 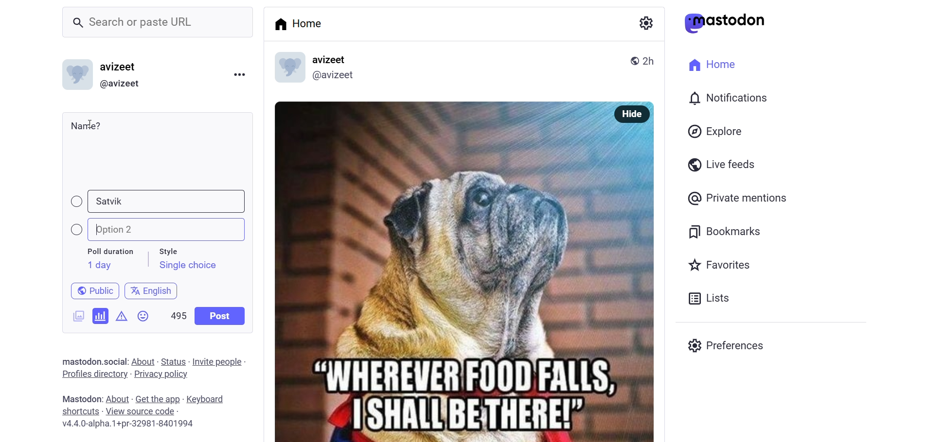 I want to click on about, so click(x=116, y=399).